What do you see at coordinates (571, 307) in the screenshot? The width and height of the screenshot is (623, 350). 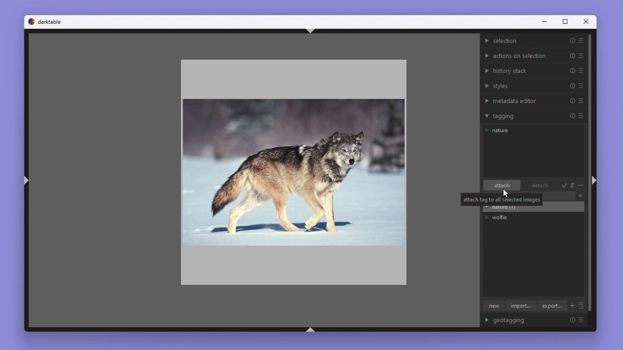 I see `add` at bounding box center [571, 307].